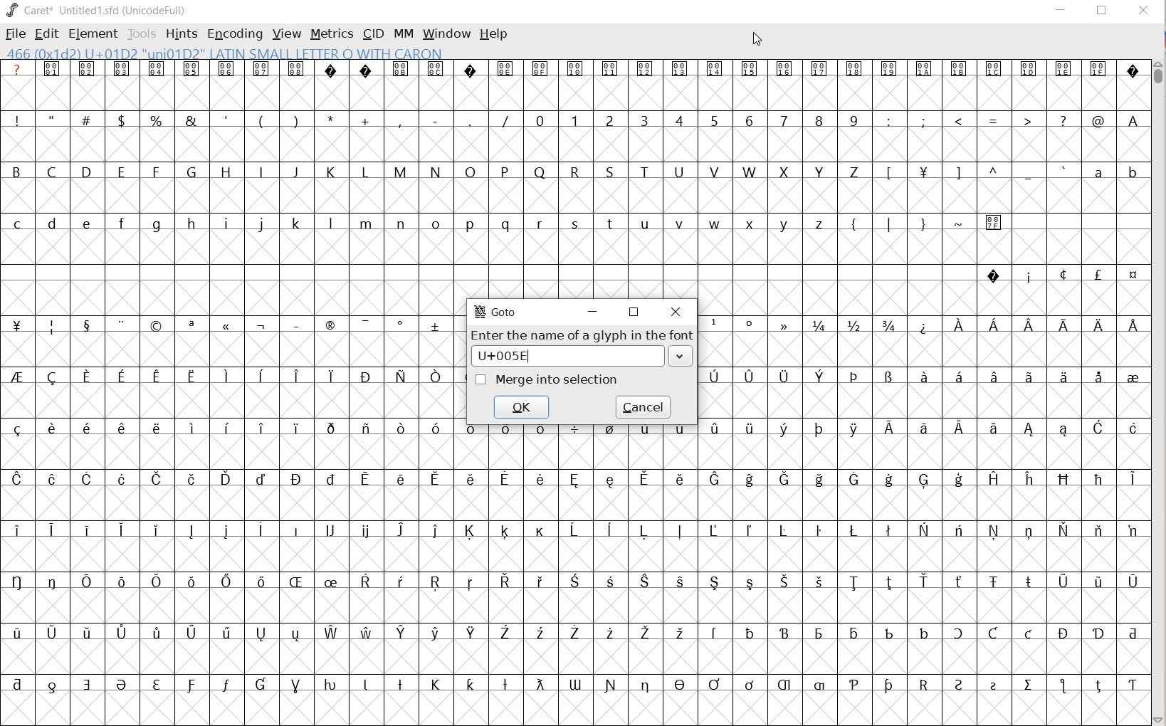 The image size is (1166, 726). I want to click on glyph characters, so click(925, 368).